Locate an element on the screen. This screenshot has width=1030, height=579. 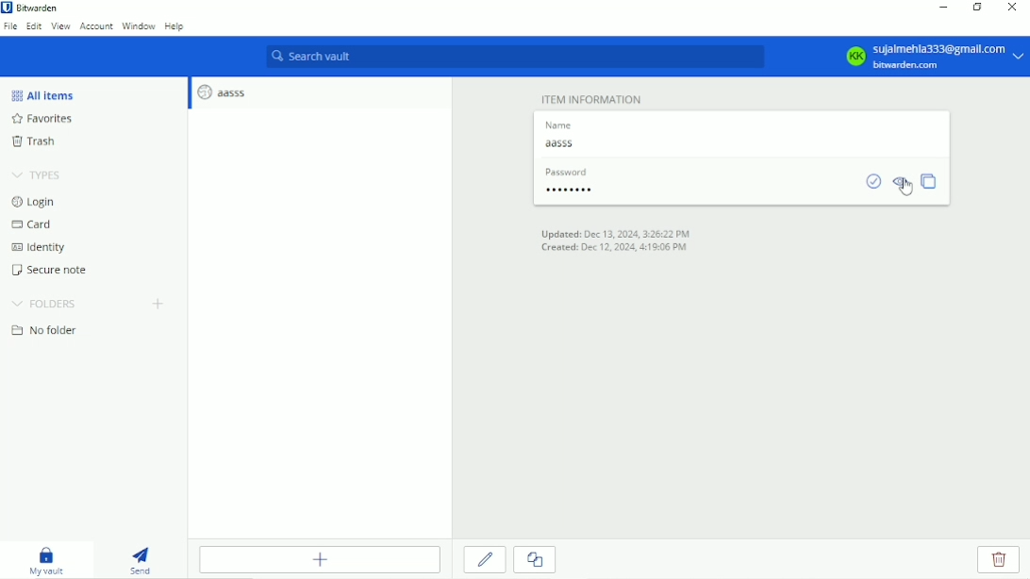
All items is located at coordinates (42, 93).